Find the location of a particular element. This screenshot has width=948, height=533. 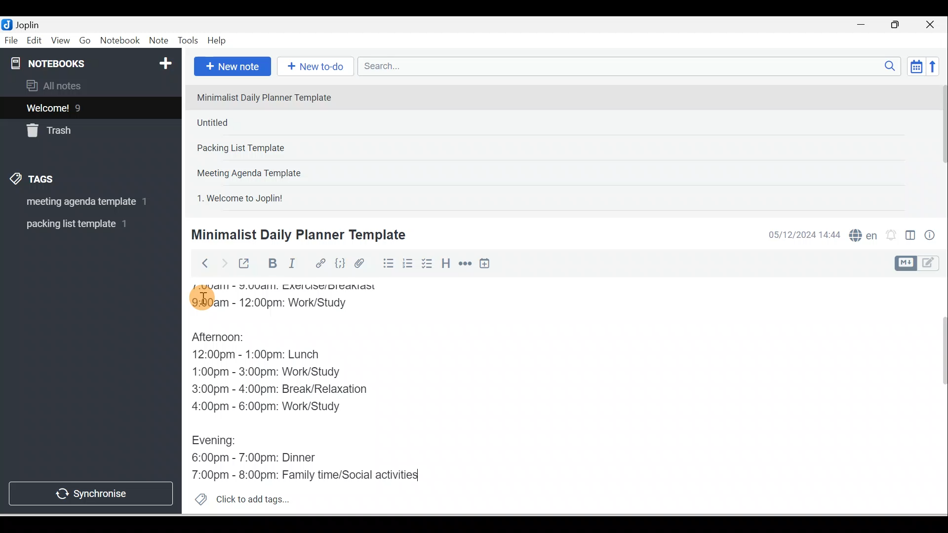

All notes is located at coordinates (89, 85).